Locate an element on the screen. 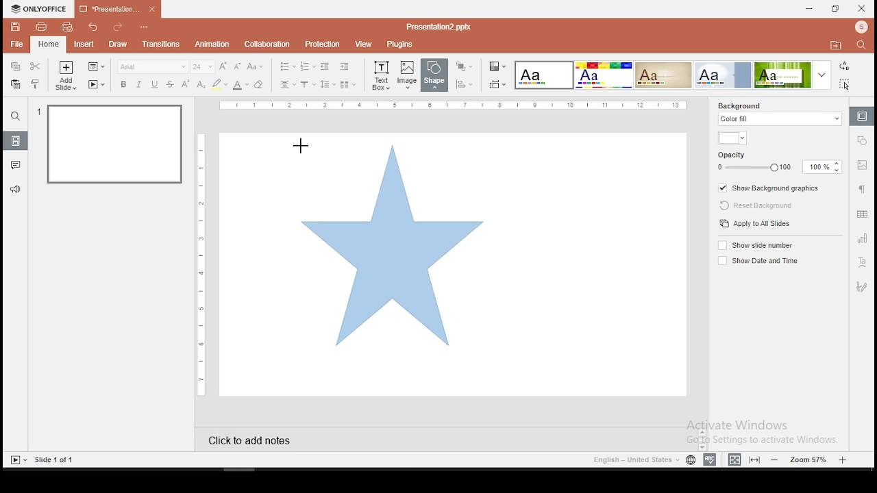 This screenshot has width=877, height=493. select color theme is located at coordinates (498, 67).